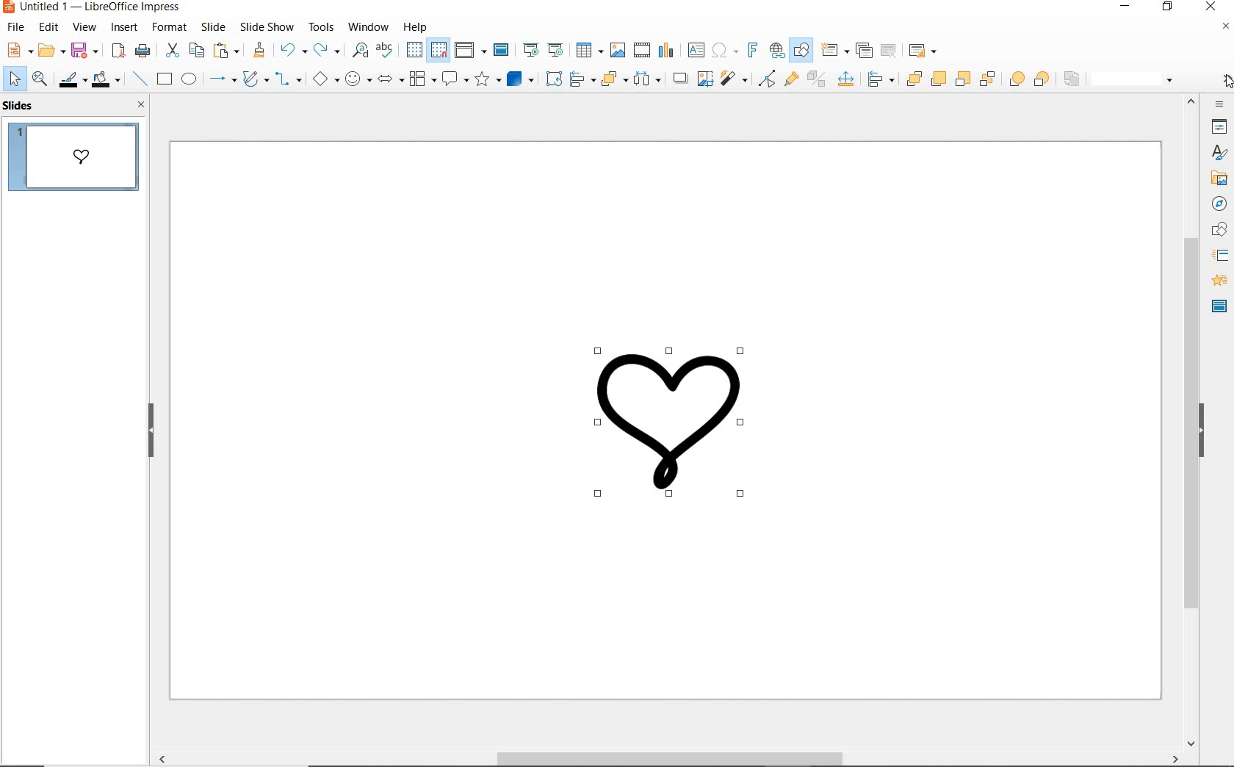 The height and width of the screenshot is (767, 1234). I want to click on start from first slide, so click(530, 50).